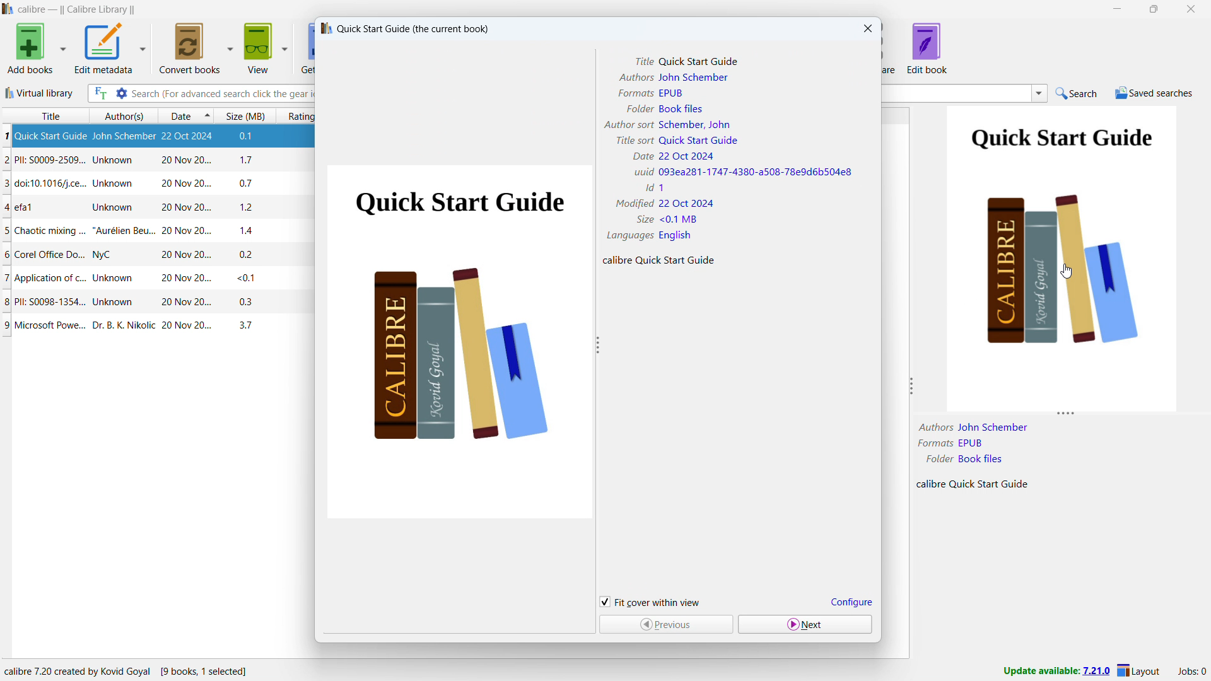 The height and width of the screenshot is (681, 1211). Describe the element at coordinates (230, 47) in the screenshot. I see `convert books options` at that location.